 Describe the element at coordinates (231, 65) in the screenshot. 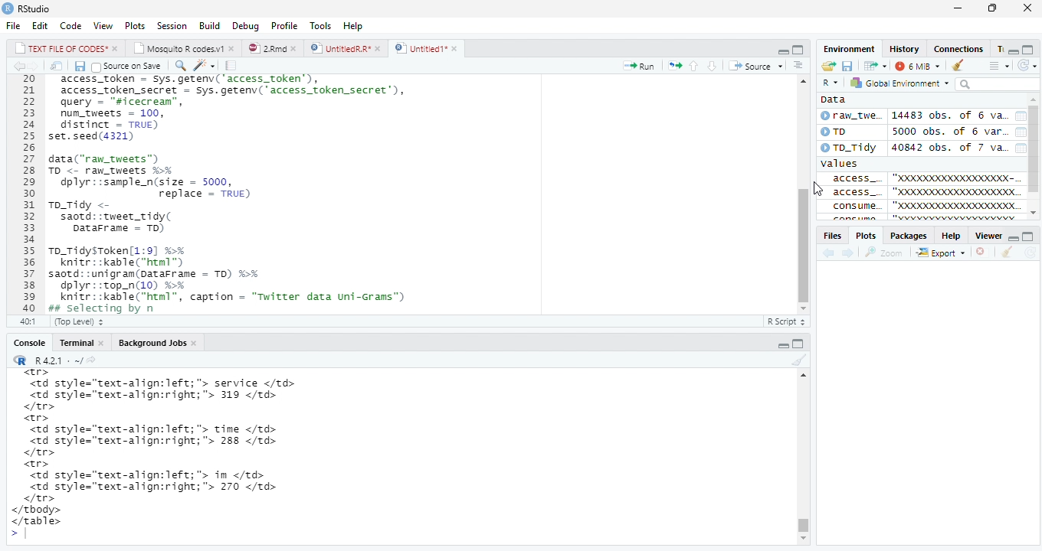

I see `compile report` at that location.